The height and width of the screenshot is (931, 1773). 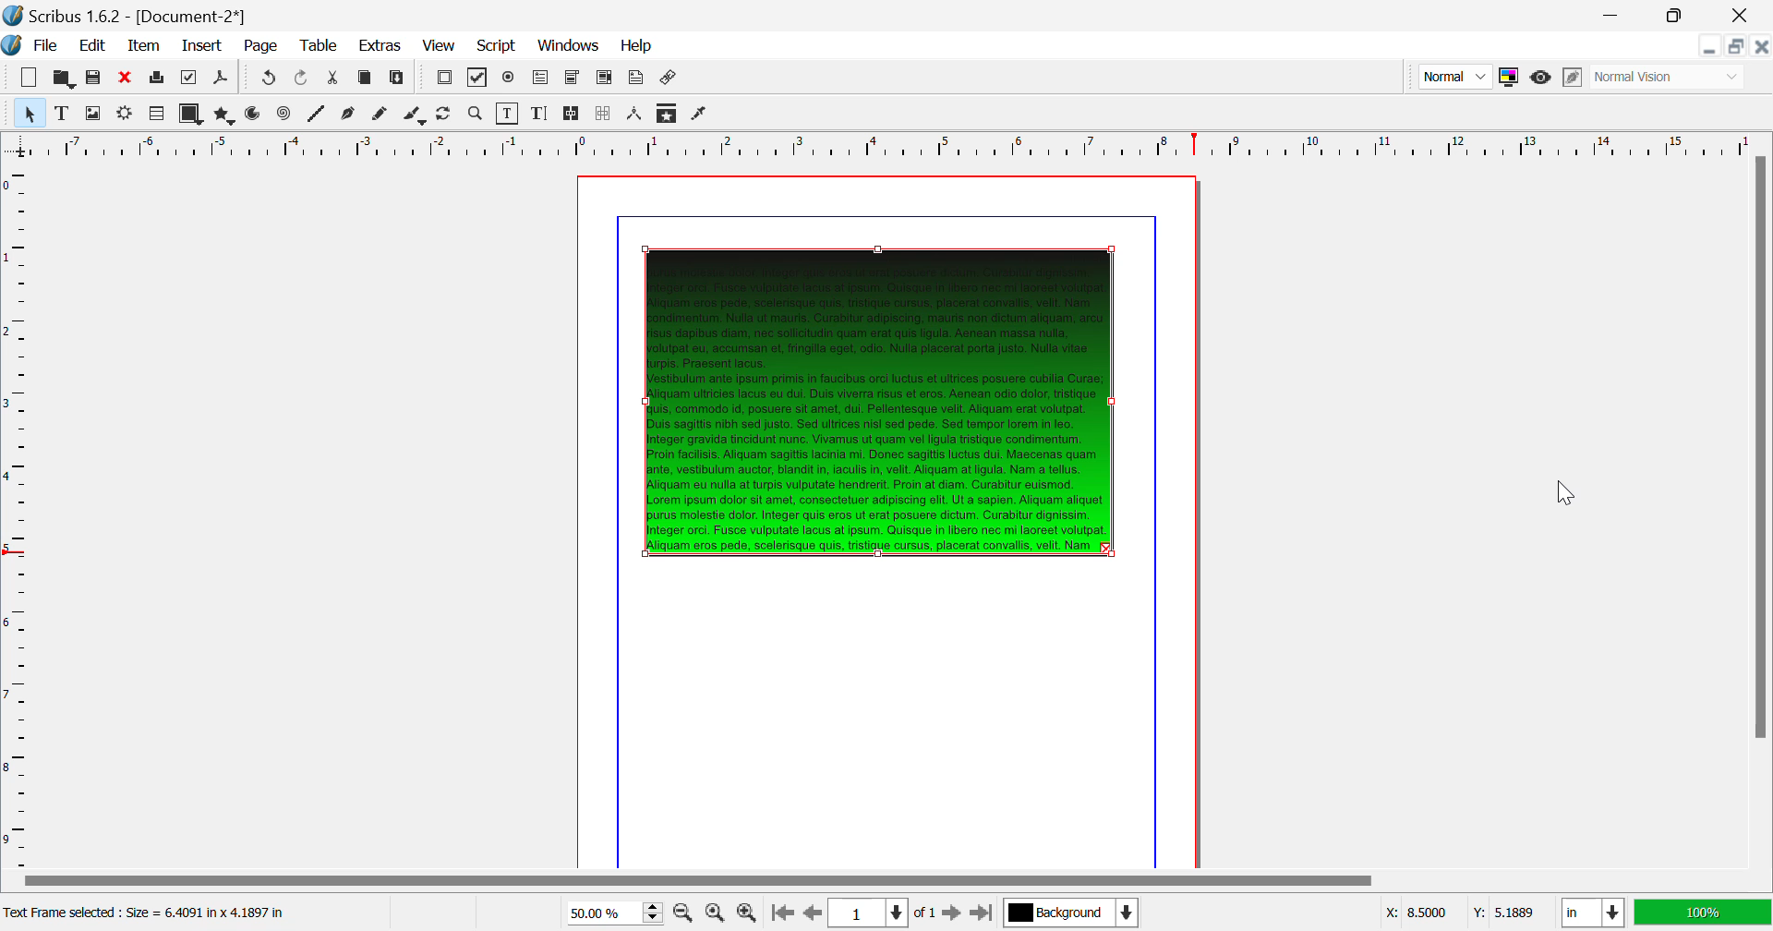 I want to click on Render Frame, so click(x=124, y=115).